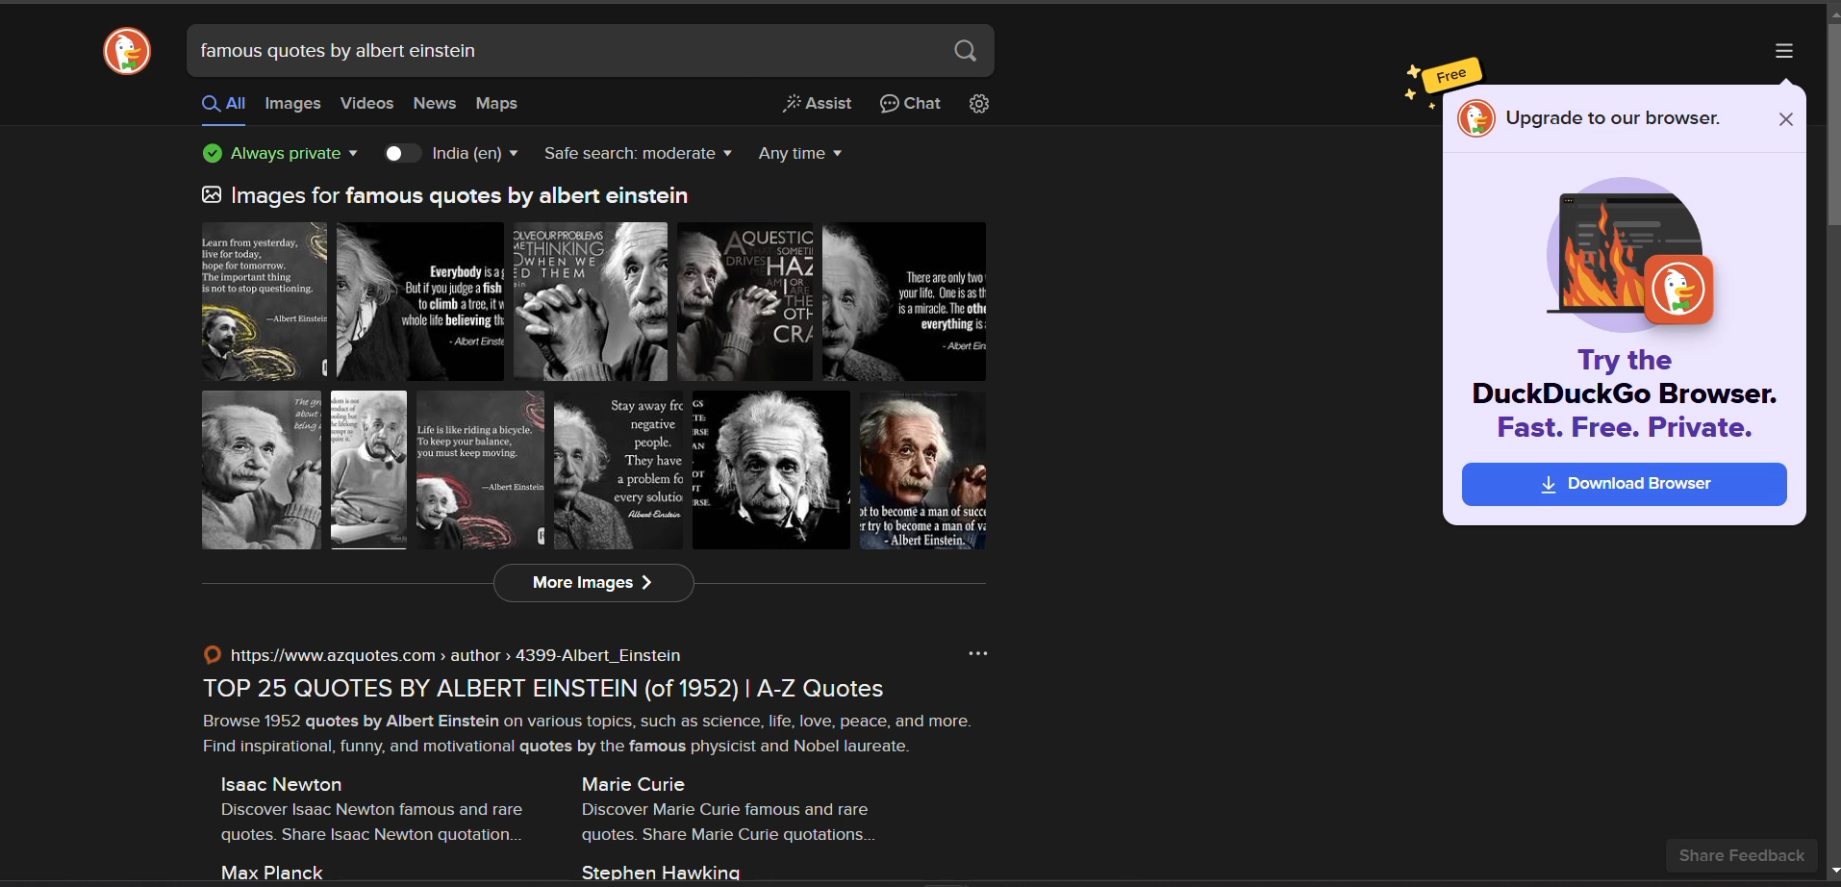 The height and width of the screenshot is (887, 1841). What do you see at coordinates (122, 55) in the screenshot?
I see `logo` at bounding box center [122, 55].